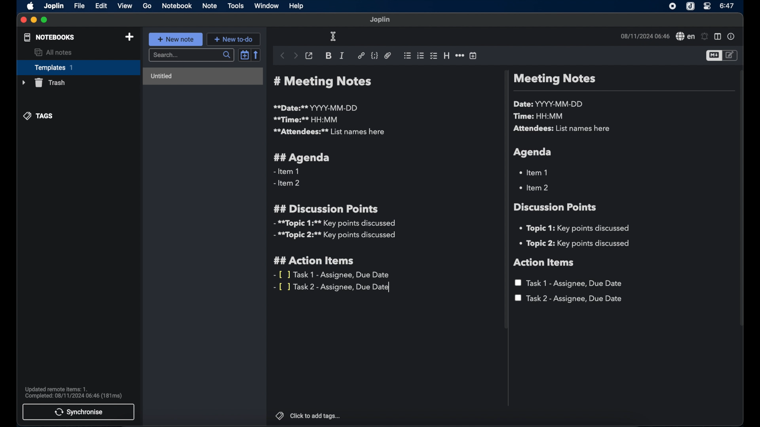  What do you see at coordinates (329, 56) in the screenshot?
I see `bold` at bounding box center [329, 56].